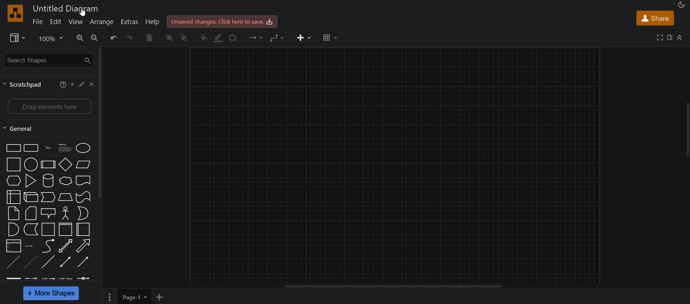  I want to click on fill, so click(203, 38).